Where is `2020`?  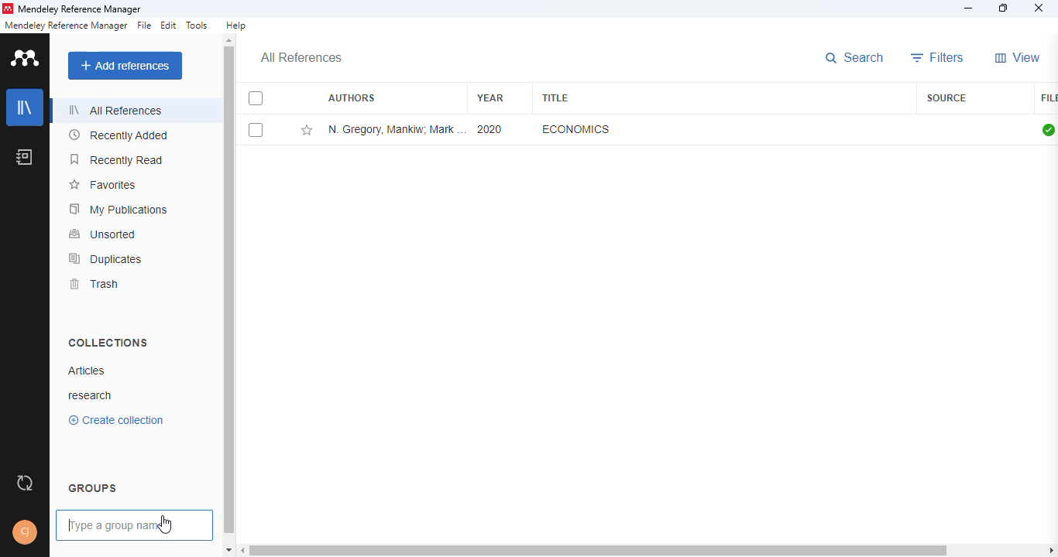 2020 is located at coordinates (490, 129).